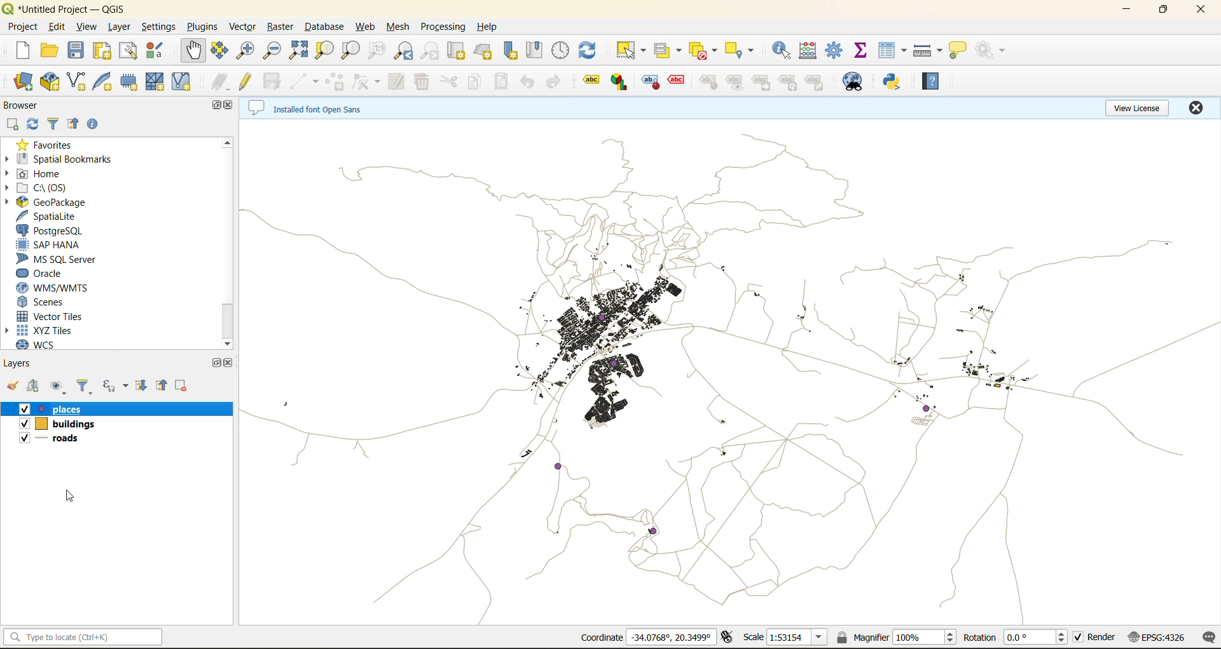 The height and width of the screenshot is (649, 1221). Describe the element at coordinates (485, 51) in the screenshot. I see `new 3d map` at that location.